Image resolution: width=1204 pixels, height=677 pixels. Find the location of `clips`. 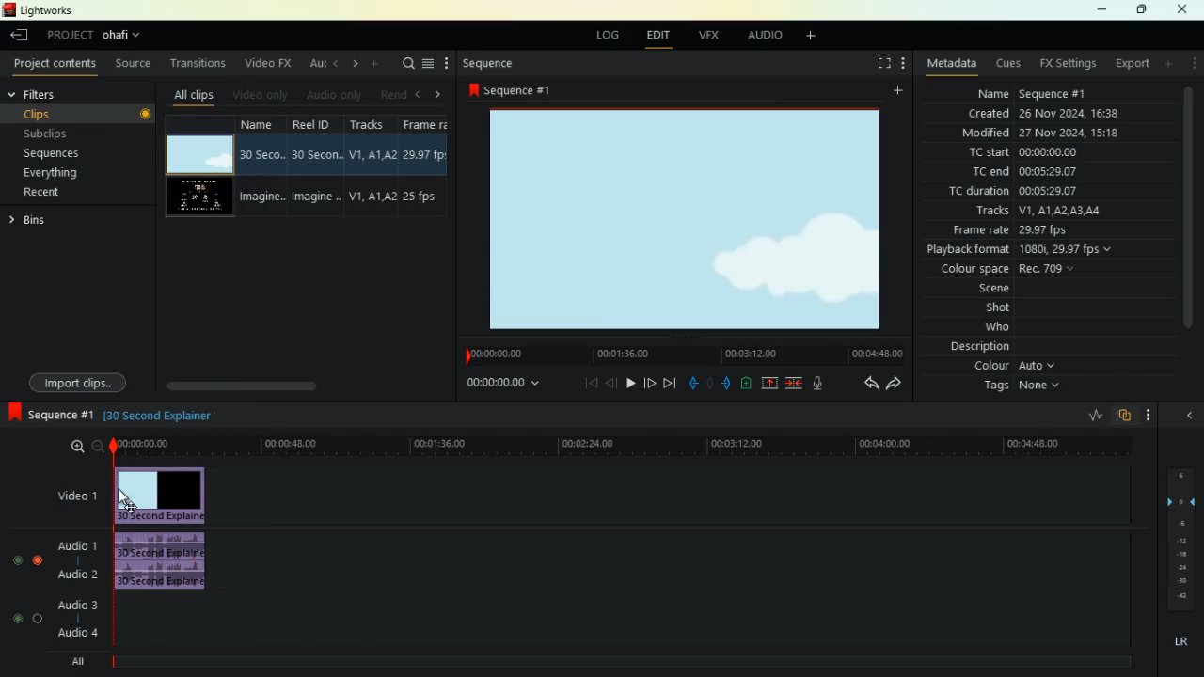

clips is located at coordinates (59, 114).